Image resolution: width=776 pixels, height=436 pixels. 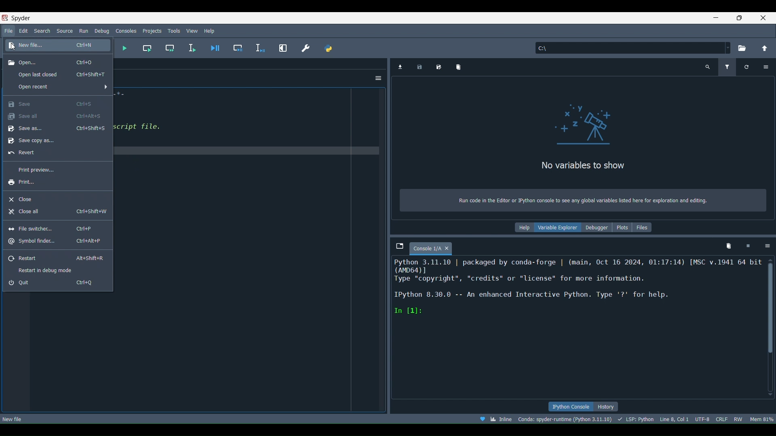 What do you see at coordinates (64, 30) in the screenshot?
I see `Source` at bounding box center [64, 30].